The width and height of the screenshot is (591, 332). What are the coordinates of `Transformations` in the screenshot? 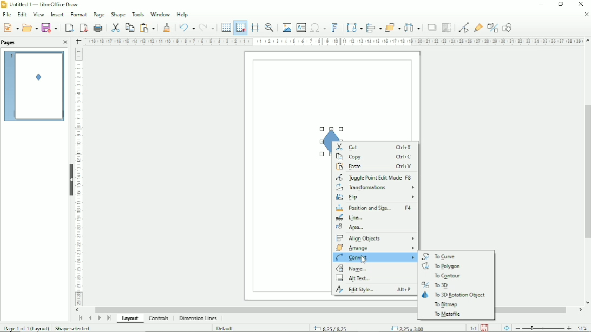 It's located at (375, 188).